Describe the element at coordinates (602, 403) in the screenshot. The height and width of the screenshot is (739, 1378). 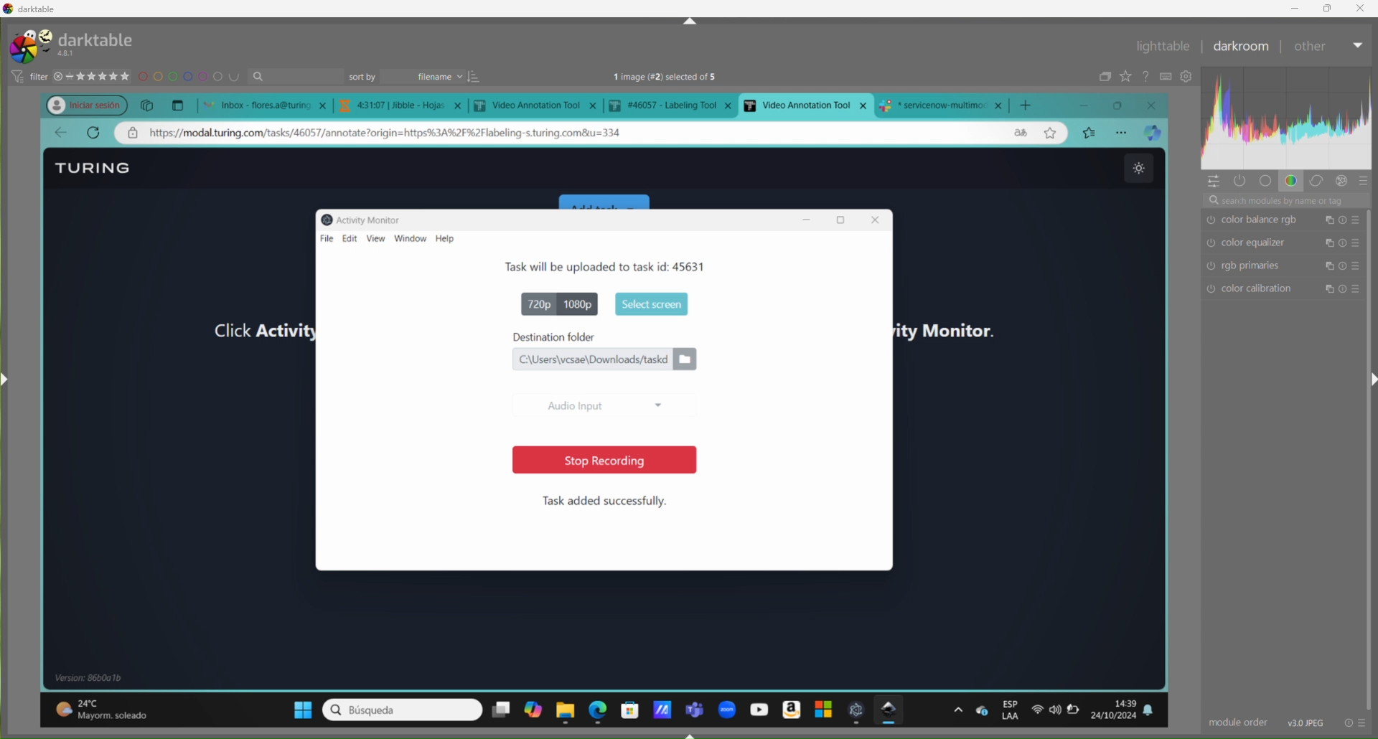
I see `Audio input` at that location.